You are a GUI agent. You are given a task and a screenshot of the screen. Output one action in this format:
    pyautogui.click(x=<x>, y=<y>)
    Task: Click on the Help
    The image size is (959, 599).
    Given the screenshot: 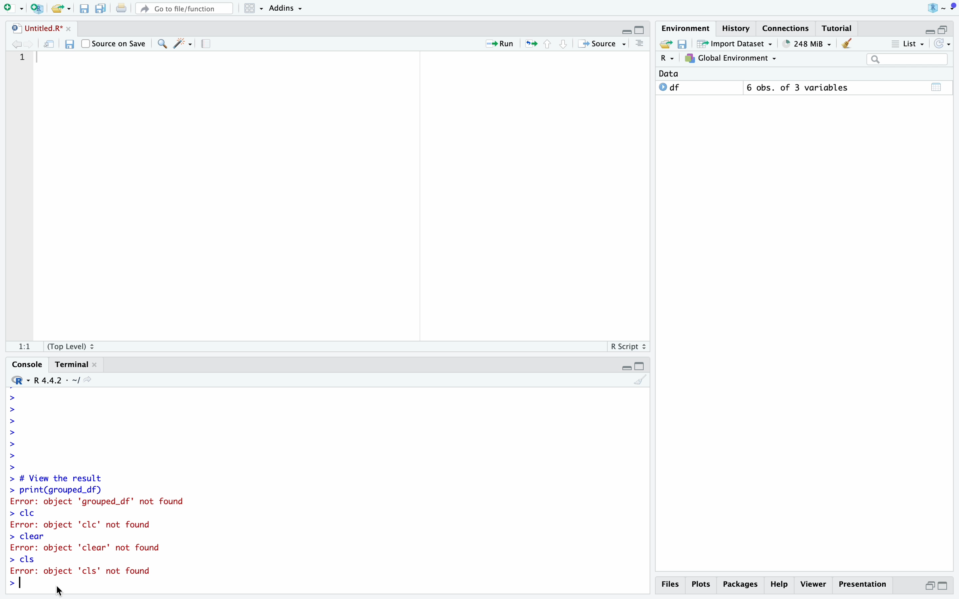 What is the action you would take?
    pyautogui.click(x=780, y=584)
    